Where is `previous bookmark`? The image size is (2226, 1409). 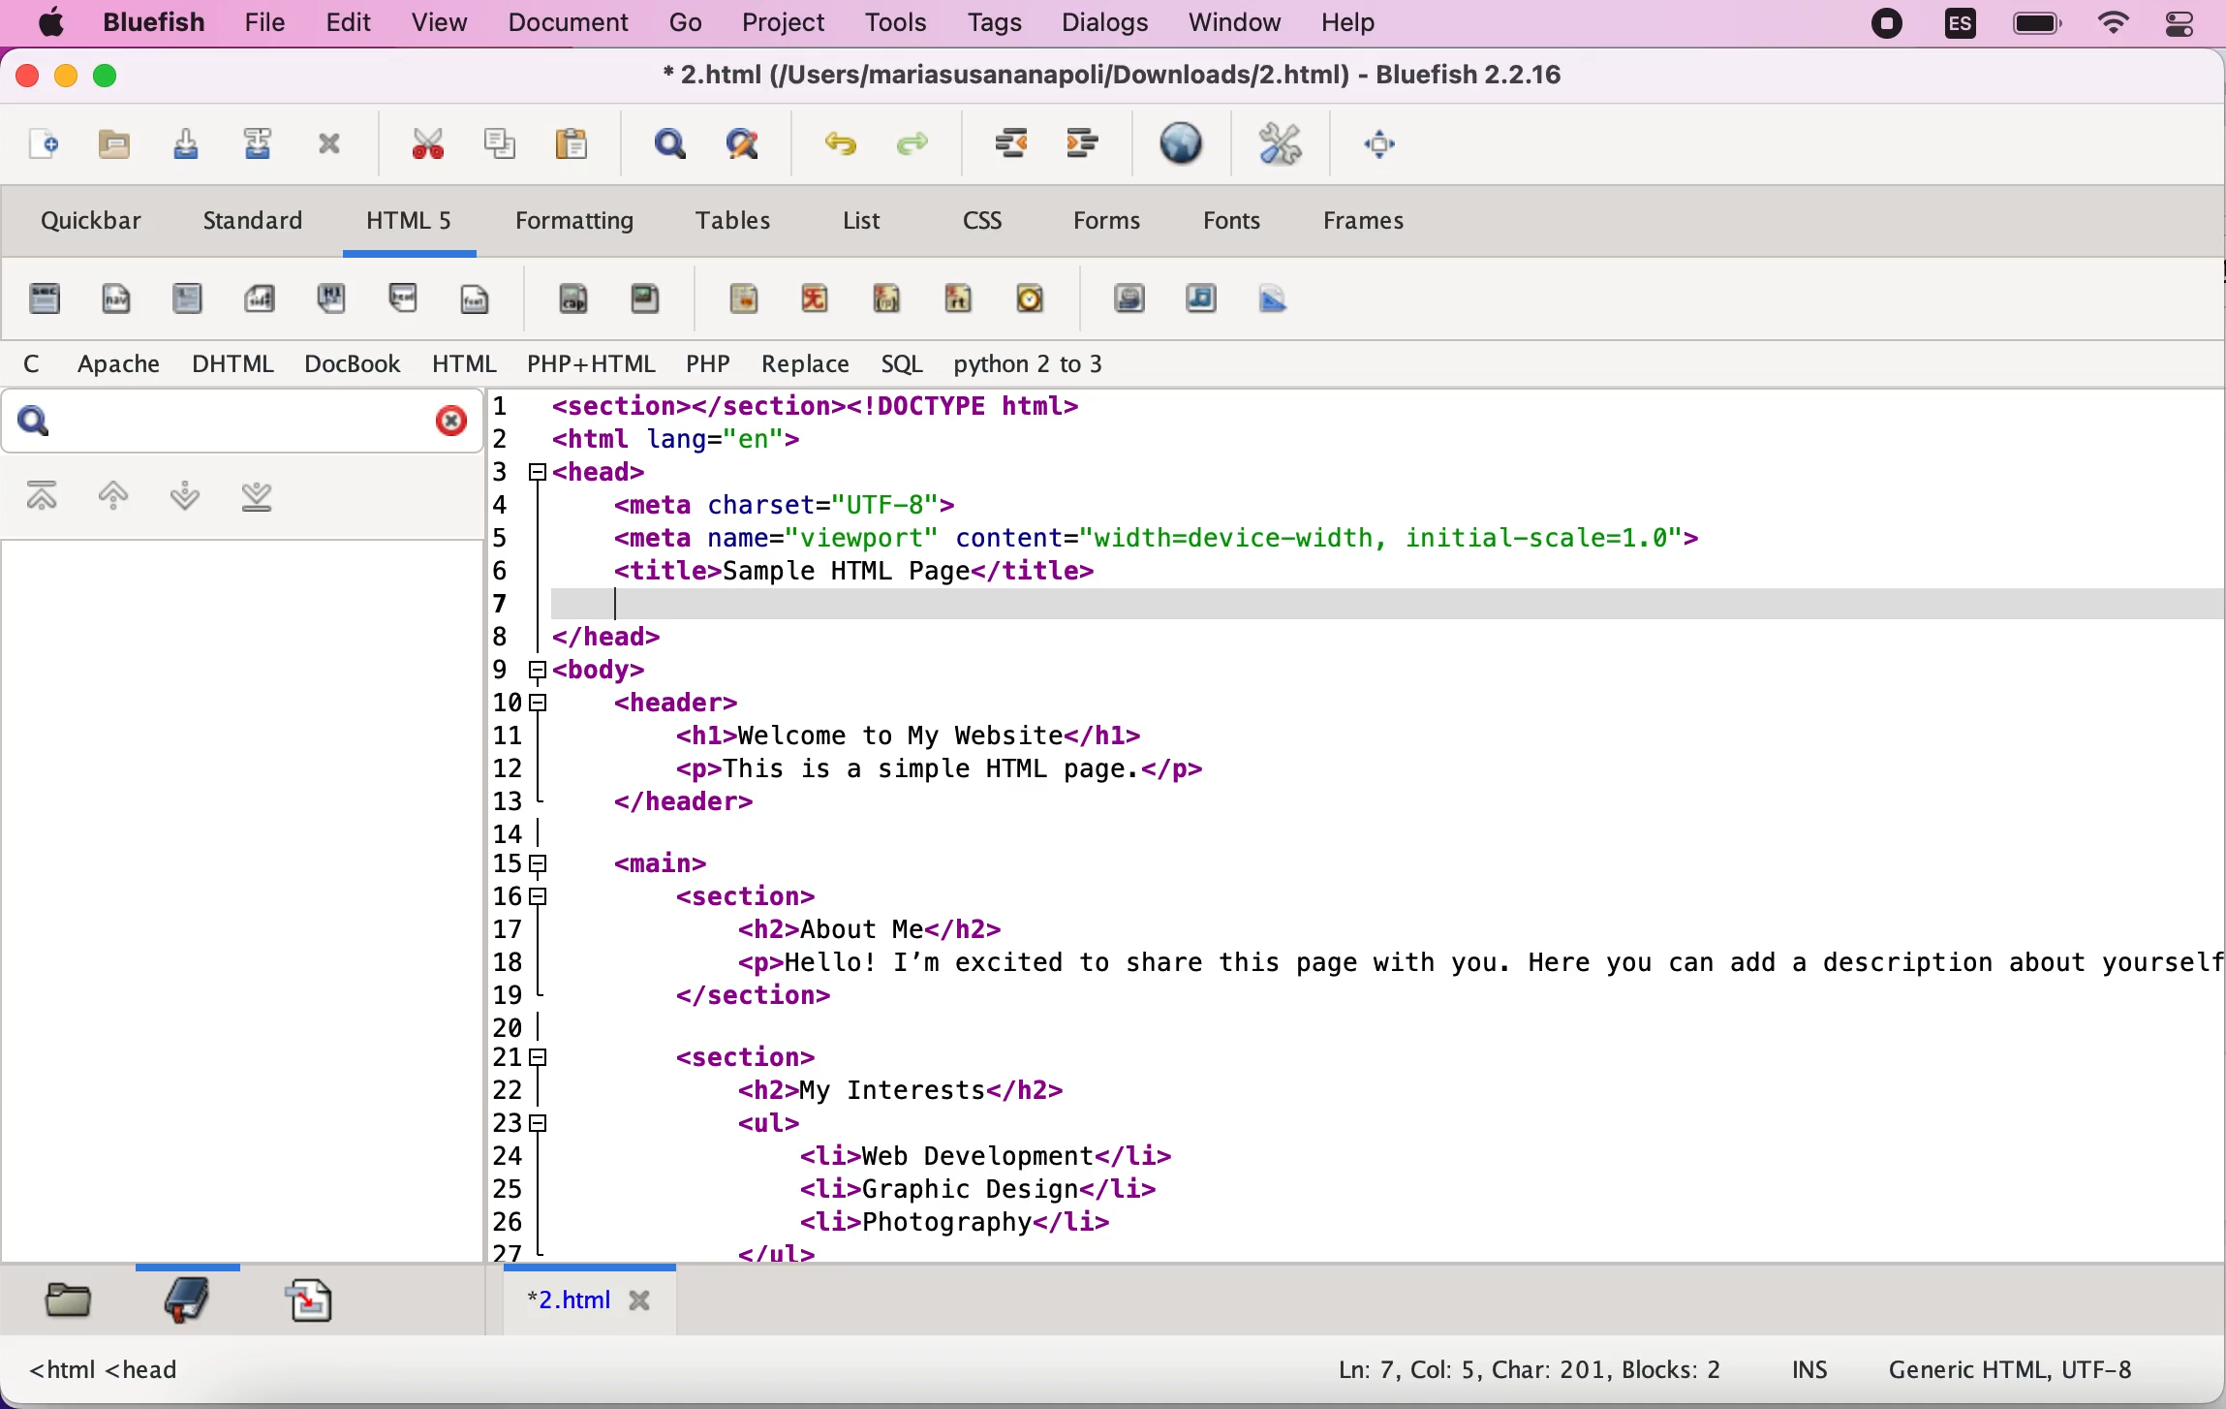
previous bookmark is located at coordinates (112, 497).